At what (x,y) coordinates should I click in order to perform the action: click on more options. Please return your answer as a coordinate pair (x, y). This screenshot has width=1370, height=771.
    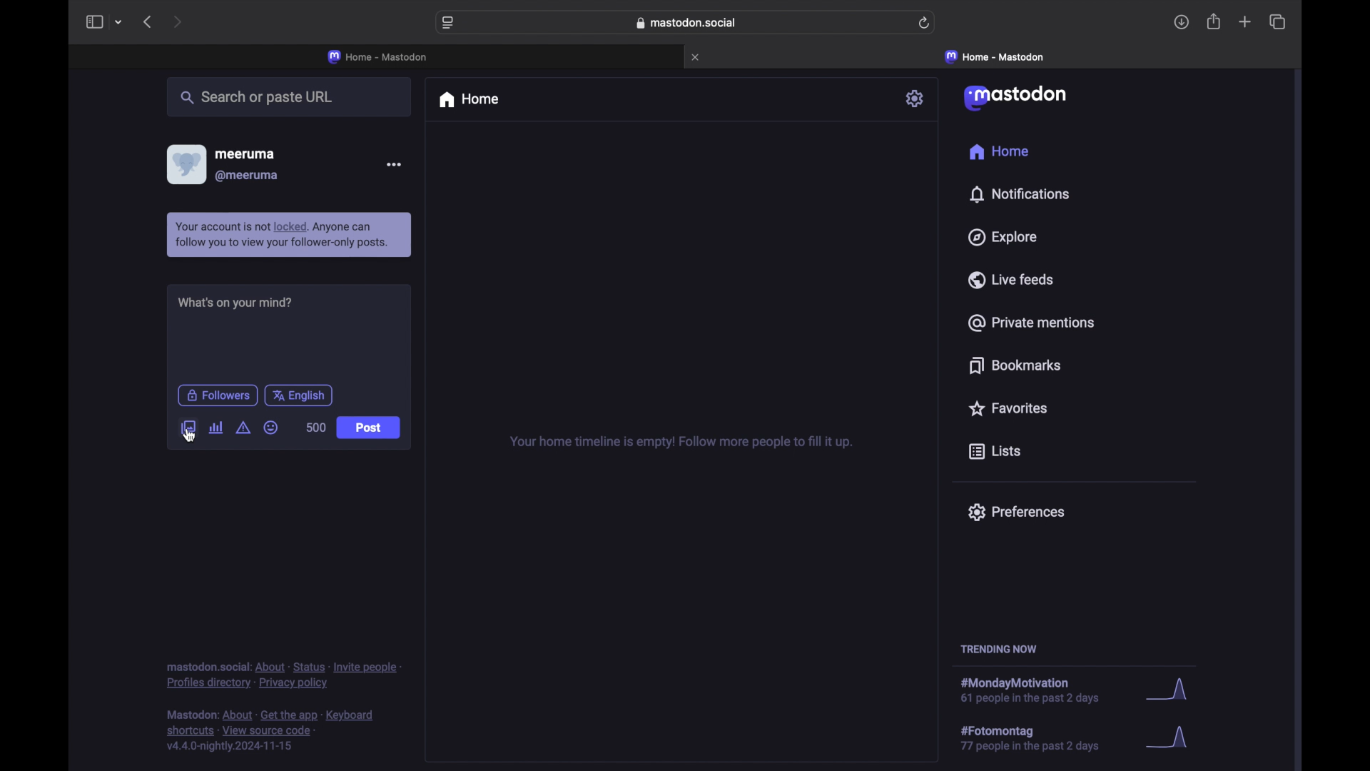
    Looking at the image, I should click on (394, 163).